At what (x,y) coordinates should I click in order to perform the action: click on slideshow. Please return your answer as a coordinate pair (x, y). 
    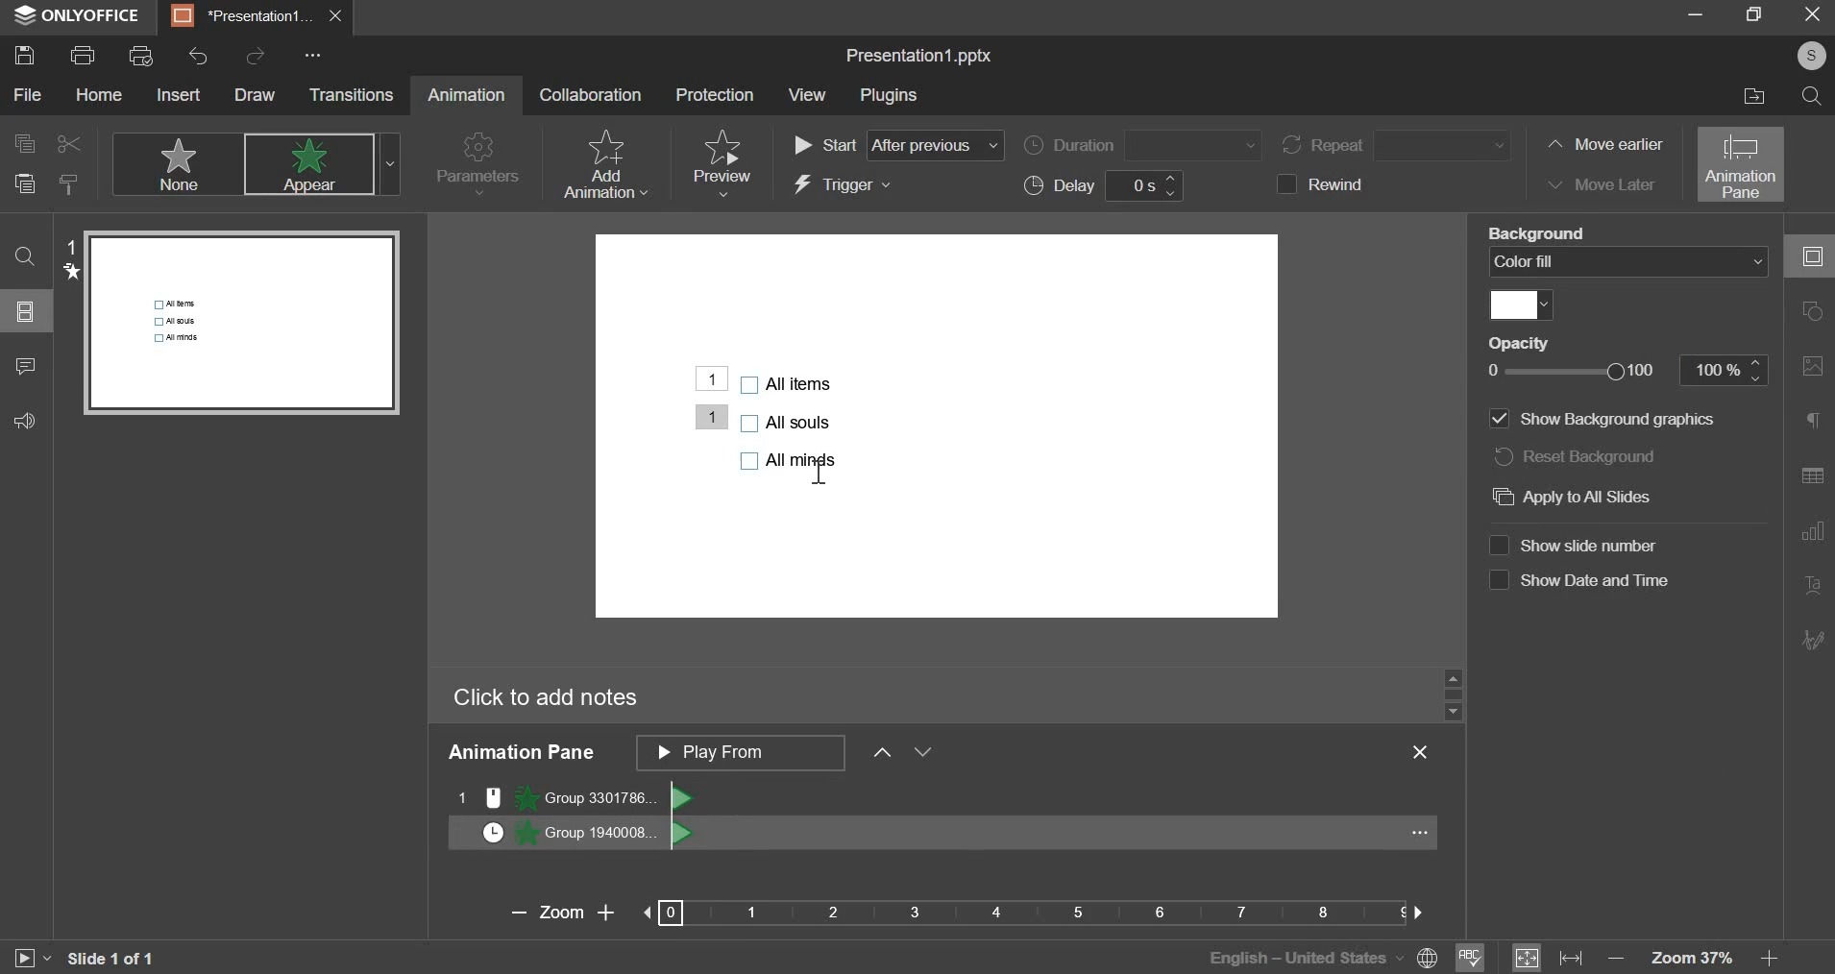
    Looking at the image, I should click on (31, 956).